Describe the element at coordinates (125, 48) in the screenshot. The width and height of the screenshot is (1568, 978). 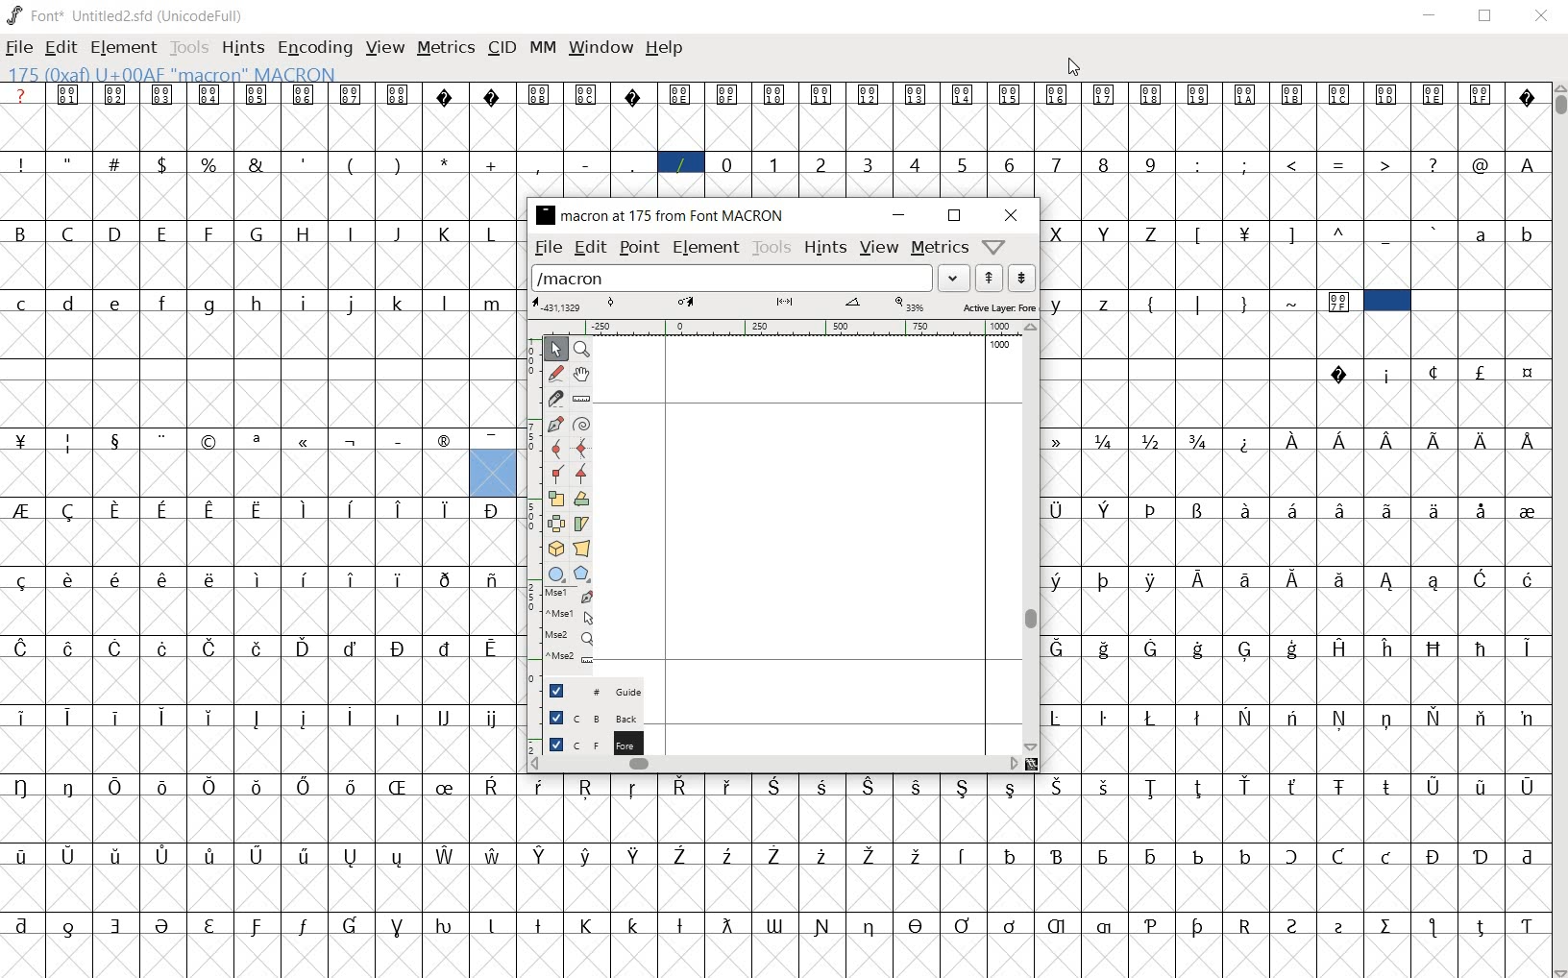
I see `element` at that location.